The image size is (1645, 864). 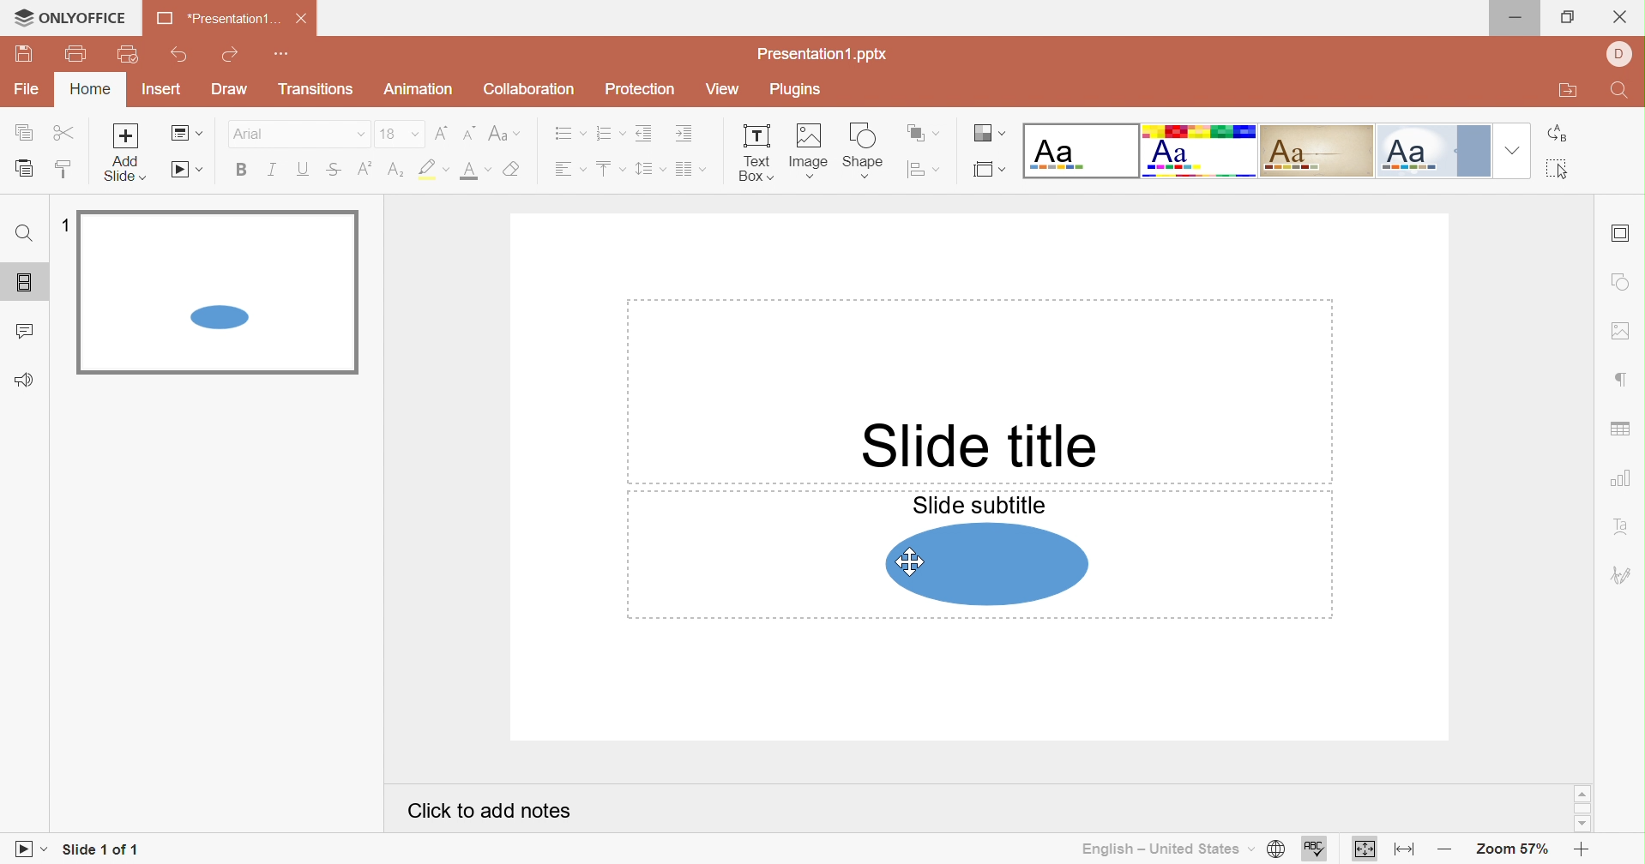 What do you see at coordinates (1079, 150) in the screenshot?
I see `Blank` at bounding box center [1079, 150].